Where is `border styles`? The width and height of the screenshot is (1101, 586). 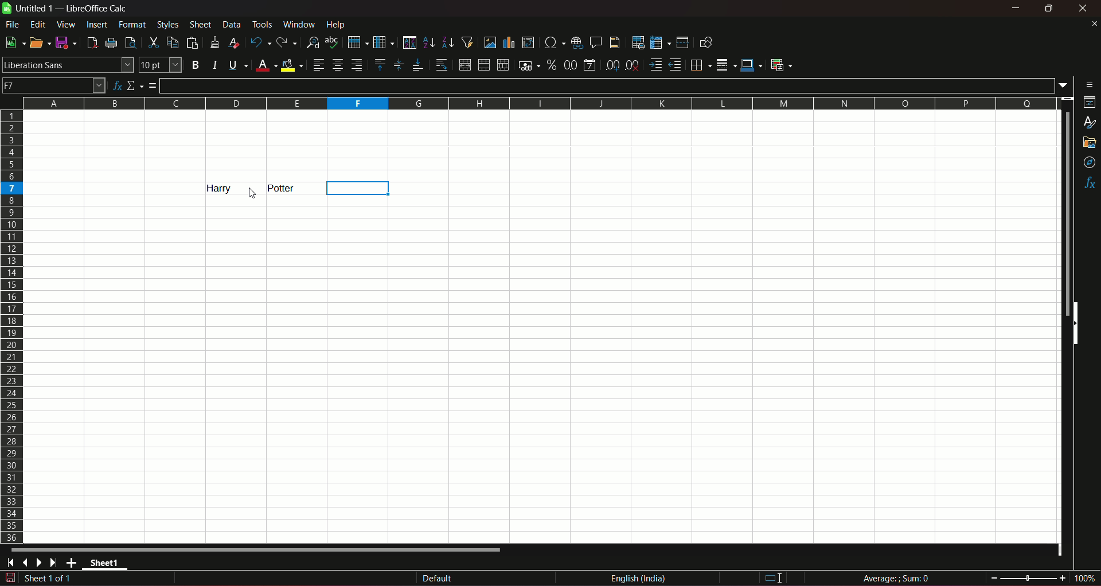
border styles is located at coordinates (725, 65).